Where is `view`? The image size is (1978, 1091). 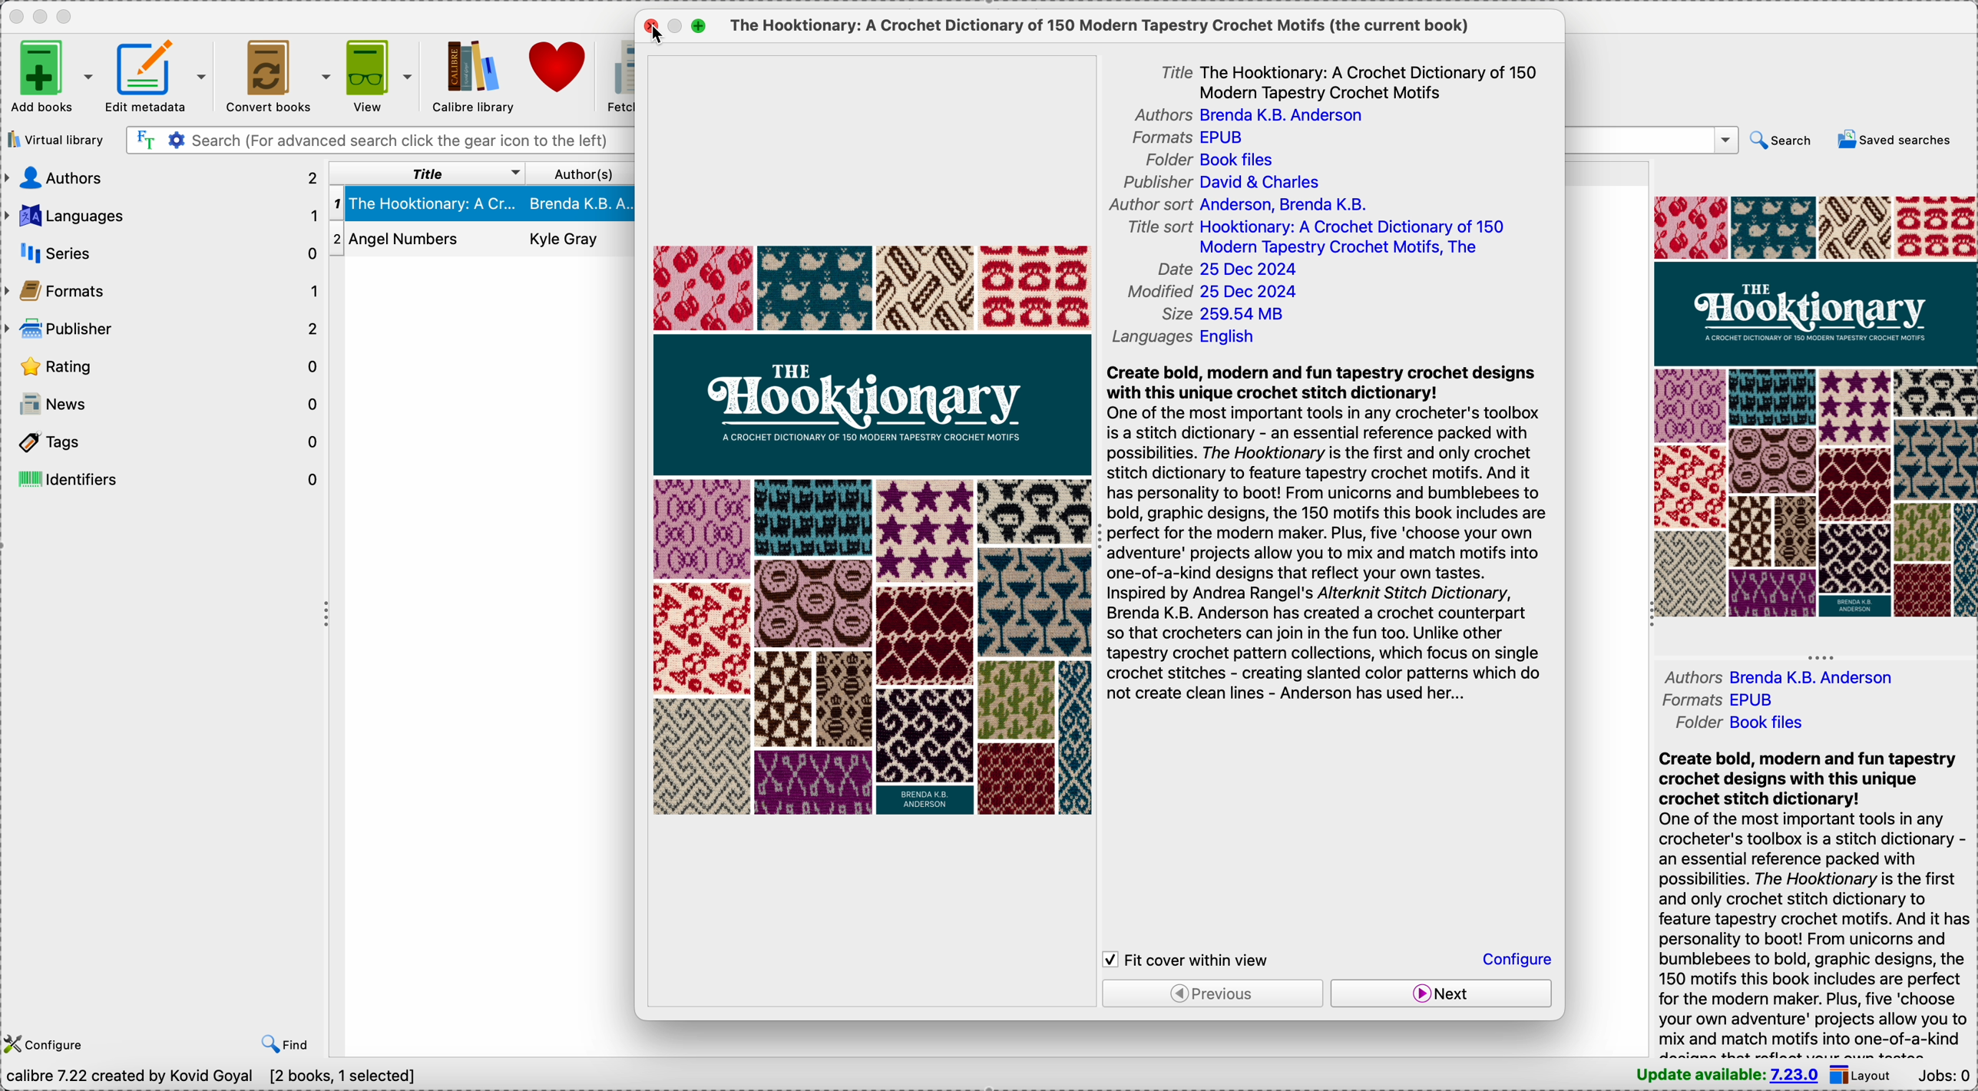 view is located at coordinates (381, 74).